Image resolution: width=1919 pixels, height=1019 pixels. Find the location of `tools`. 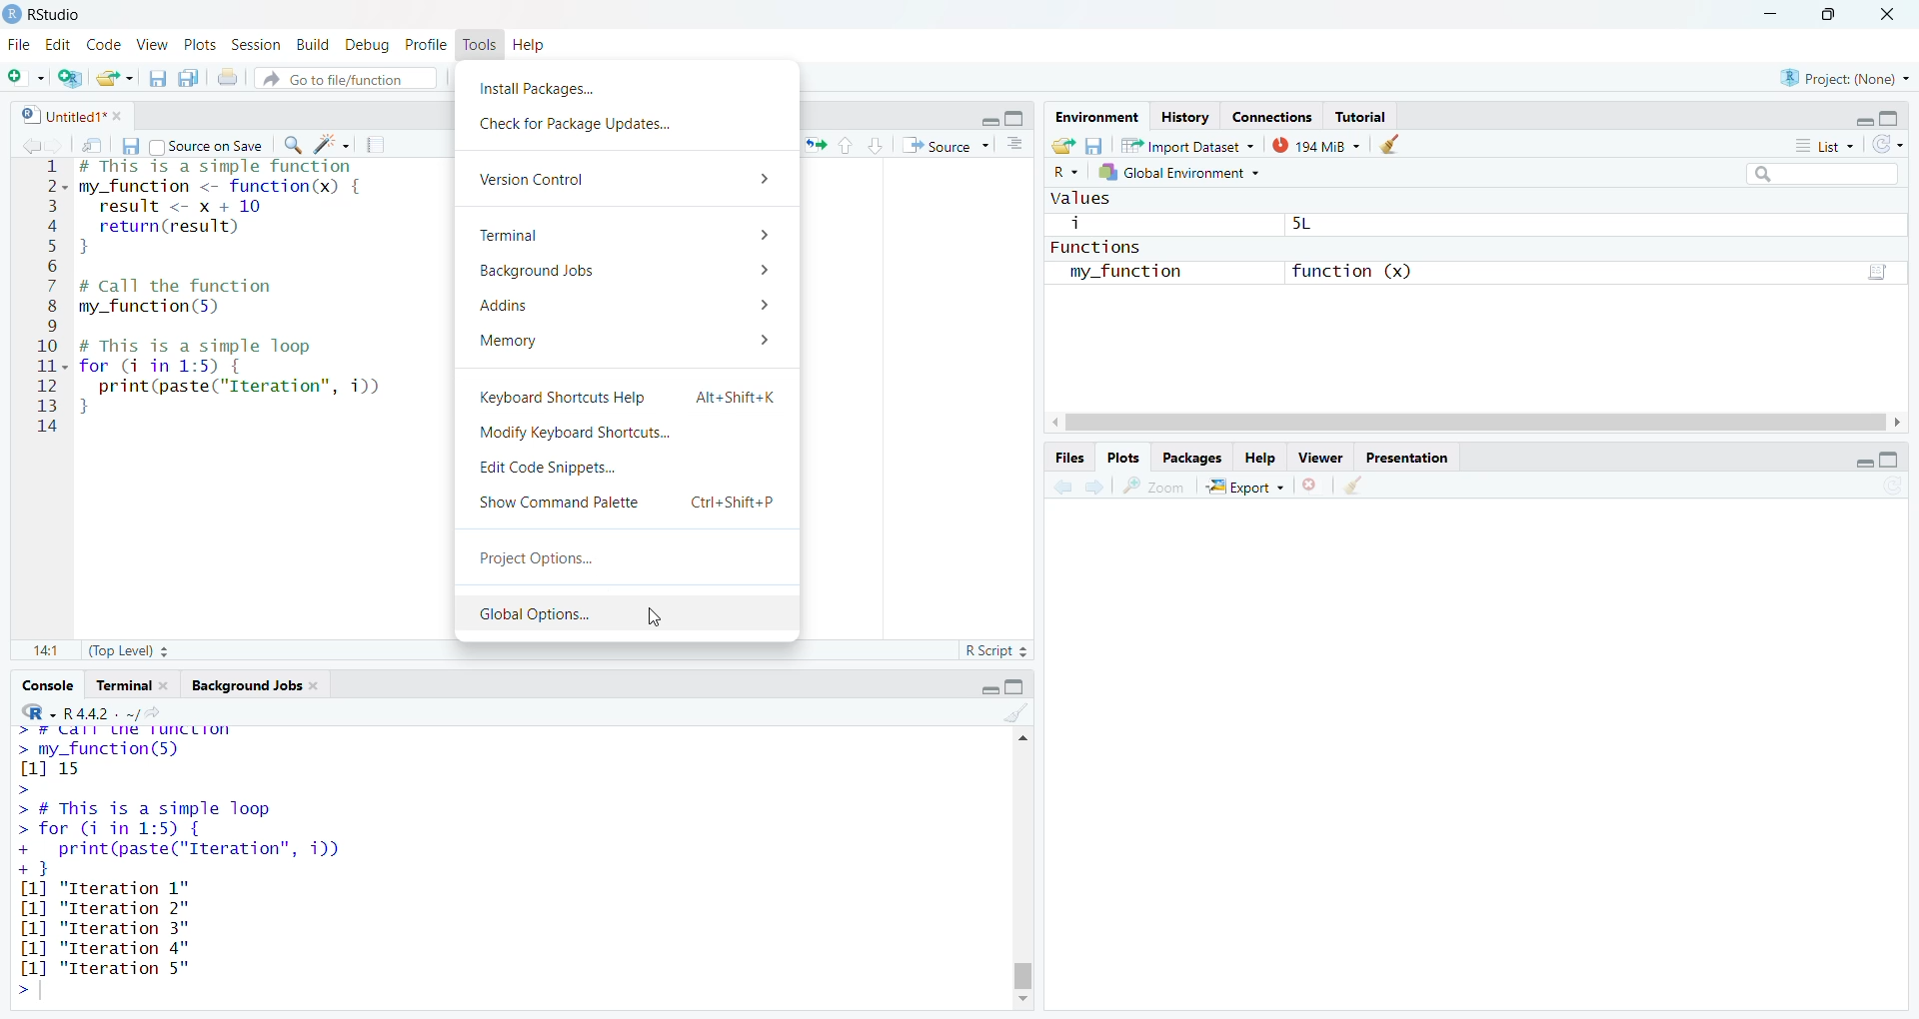

tools is located at coordinates (483, 44).